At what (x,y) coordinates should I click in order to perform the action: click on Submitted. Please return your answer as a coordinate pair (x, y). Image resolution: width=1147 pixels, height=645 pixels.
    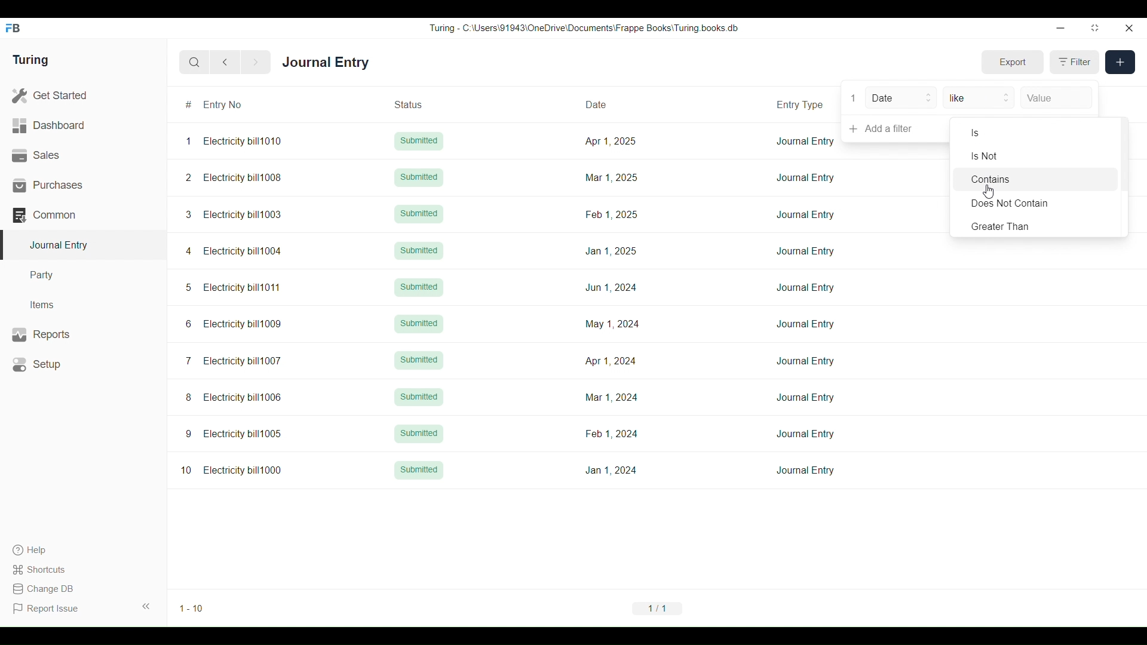
    Looking at the image, I should click on (419, 324).